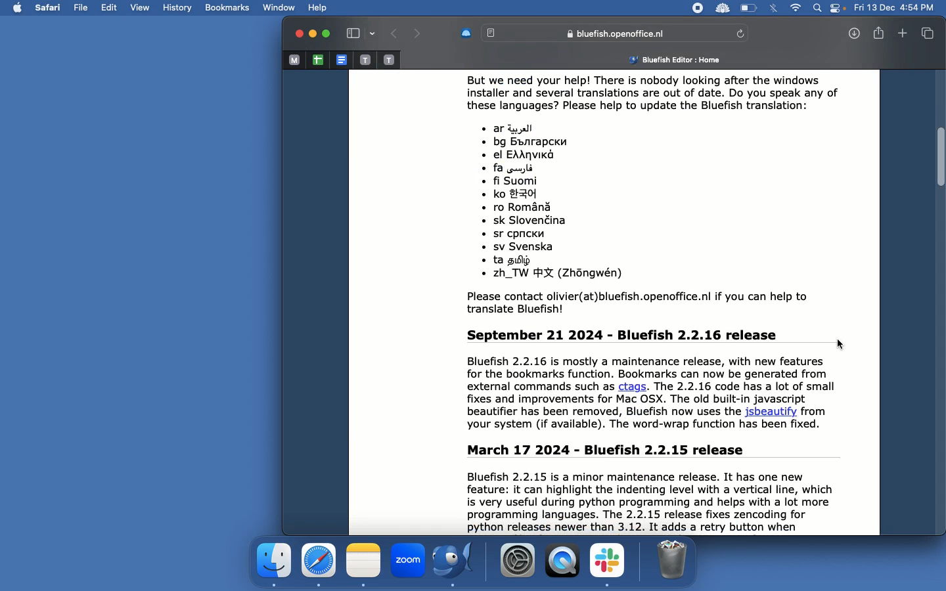 The image size is (946, 591). Describe the element at coordinates (560, 561) in the screenshot. I see `Player` at that location.